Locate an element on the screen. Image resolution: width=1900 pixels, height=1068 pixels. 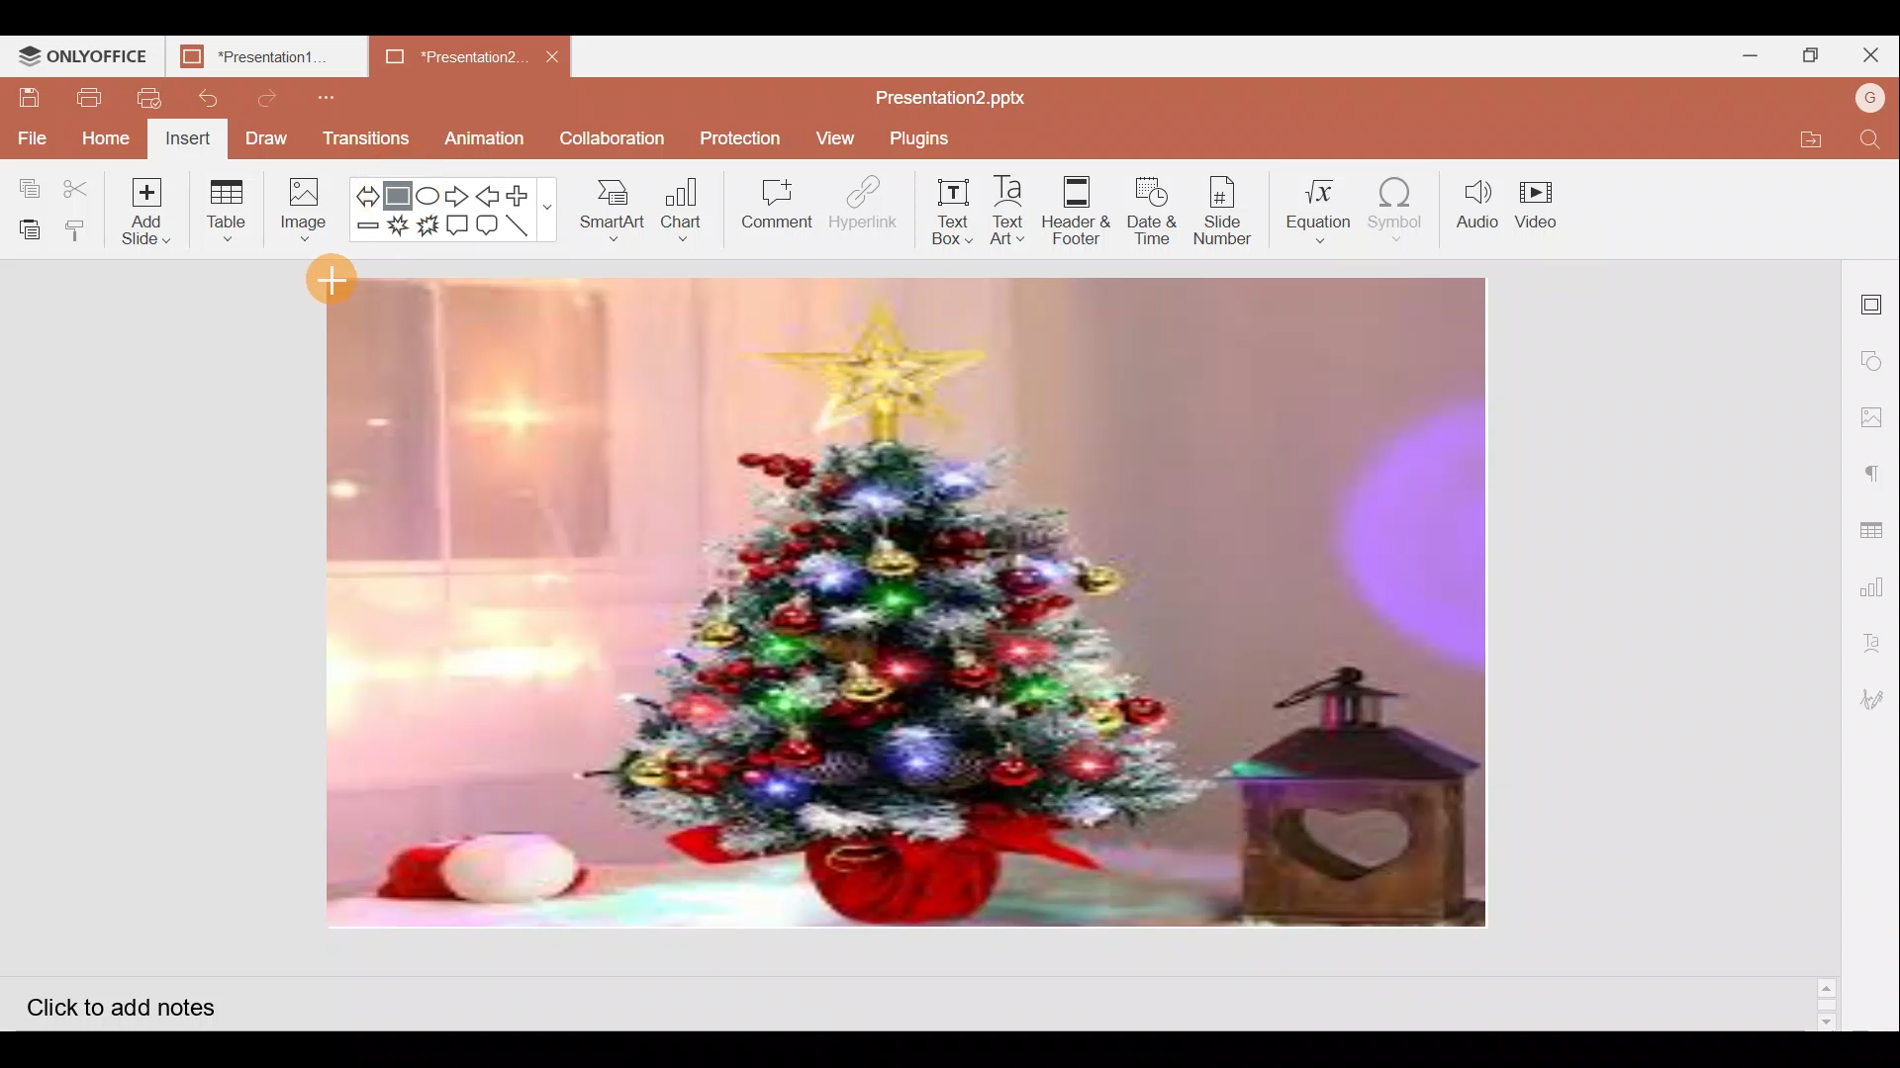
Open file location is located at coordinates (1823, 138).